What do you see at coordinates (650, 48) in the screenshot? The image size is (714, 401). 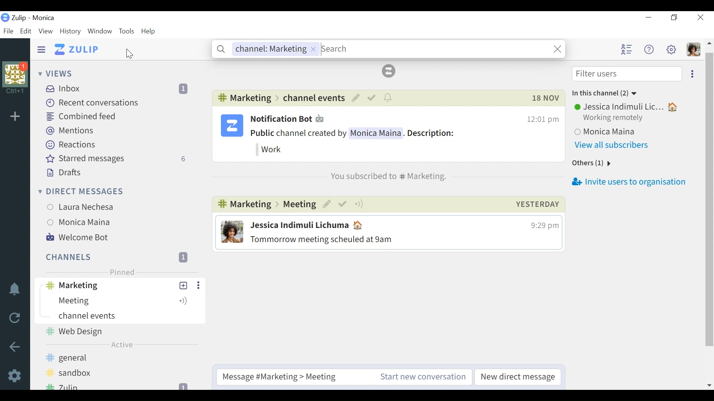 I see `Help` at bounding box center [650, 48].